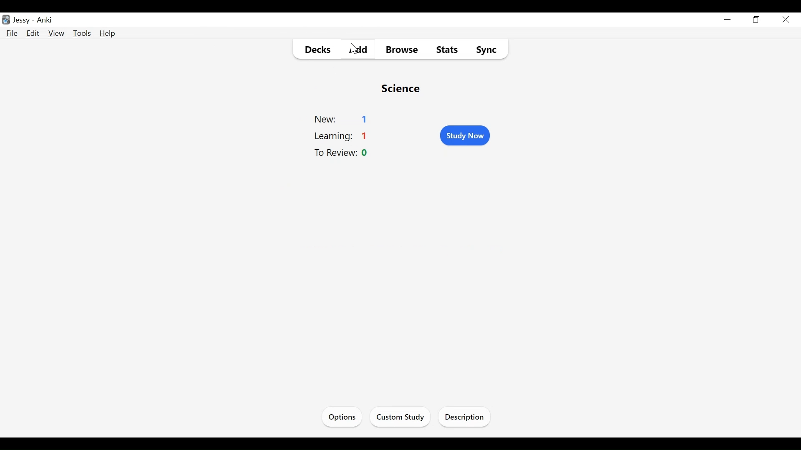 The image size is (801, 450). What do you see at coordinates (33, 33) in the screenshot?
I see `Edit` at bounding box center [33, 33].